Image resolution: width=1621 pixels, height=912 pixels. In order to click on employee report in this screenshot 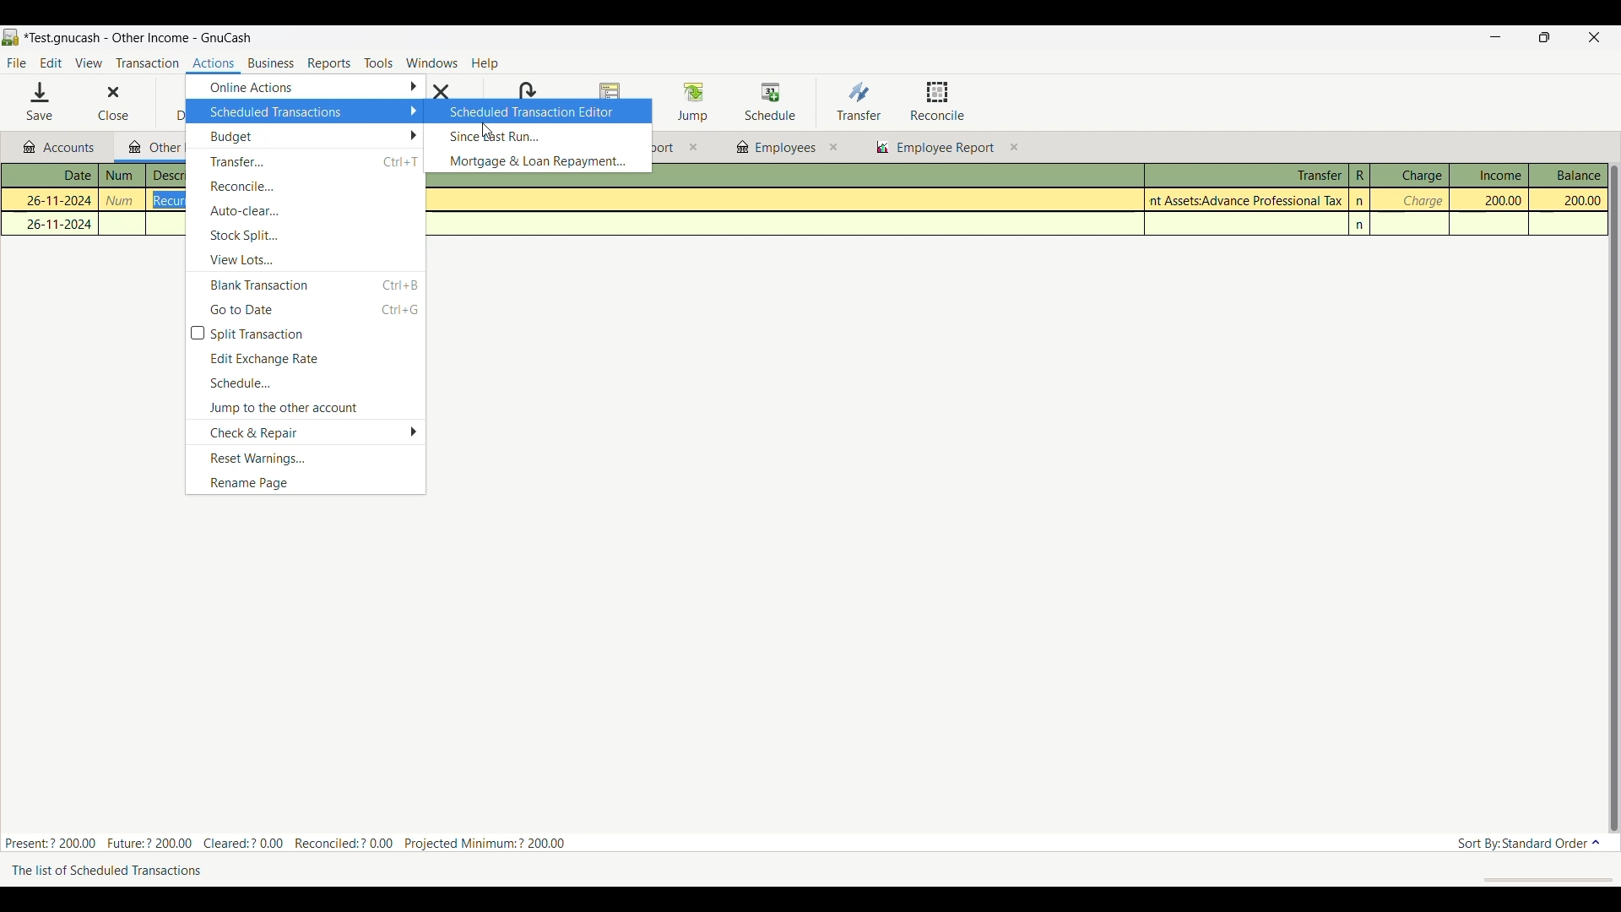, I will do `click(944, 149)`.